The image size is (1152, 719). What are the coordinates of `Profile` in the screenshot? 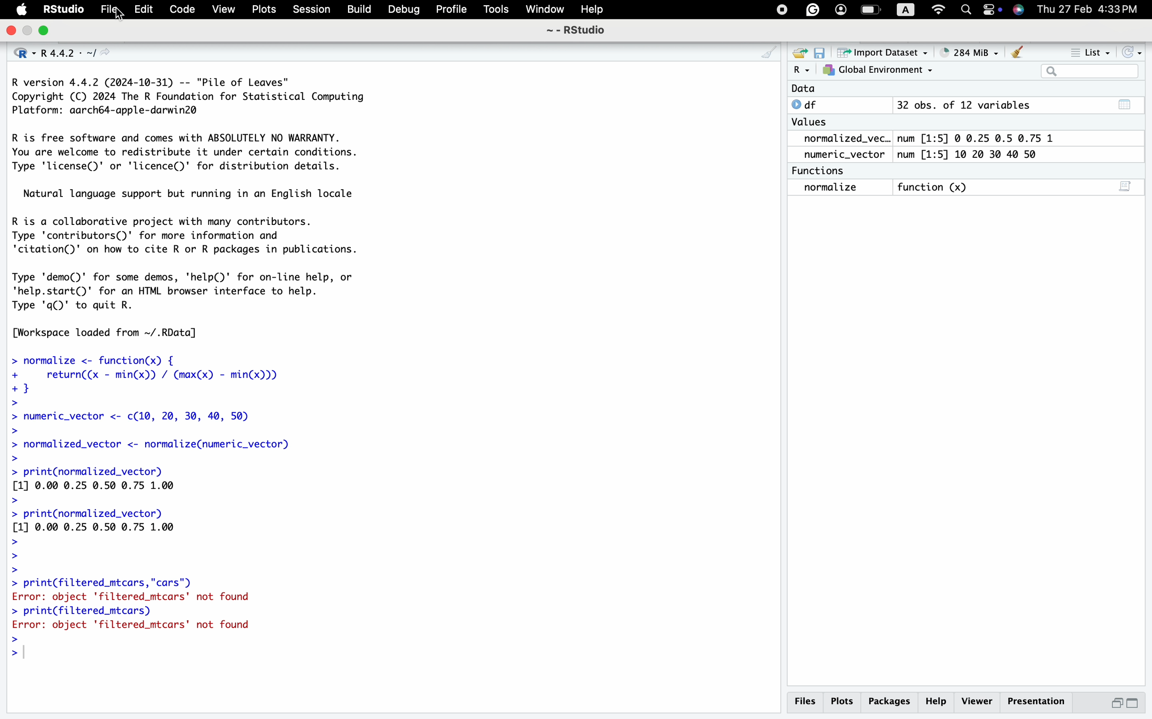 It's located at (452, 9).